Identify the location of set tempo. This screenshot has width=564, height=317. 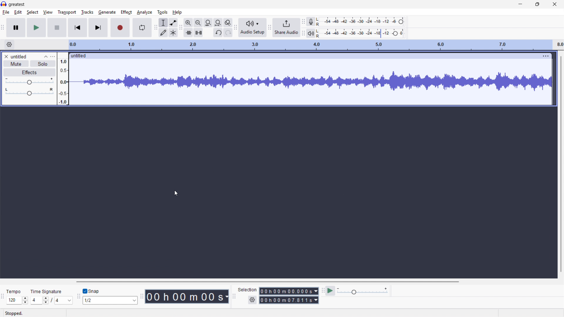
(17, 300).